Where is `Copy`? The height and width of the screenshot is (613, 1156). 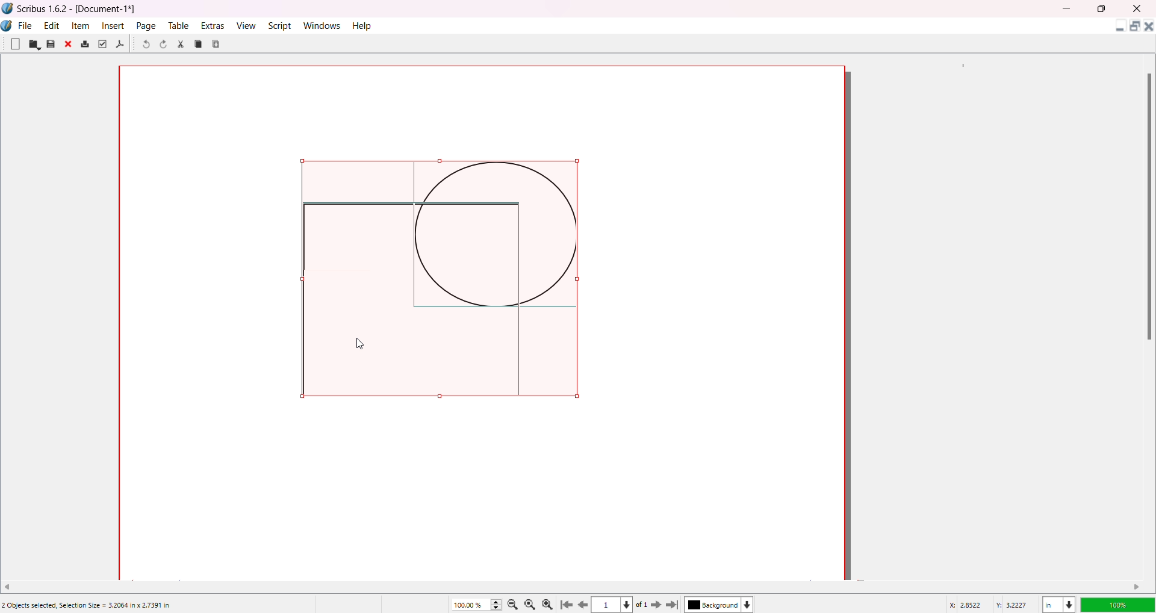 Copy is located at coordinates (199, 43).